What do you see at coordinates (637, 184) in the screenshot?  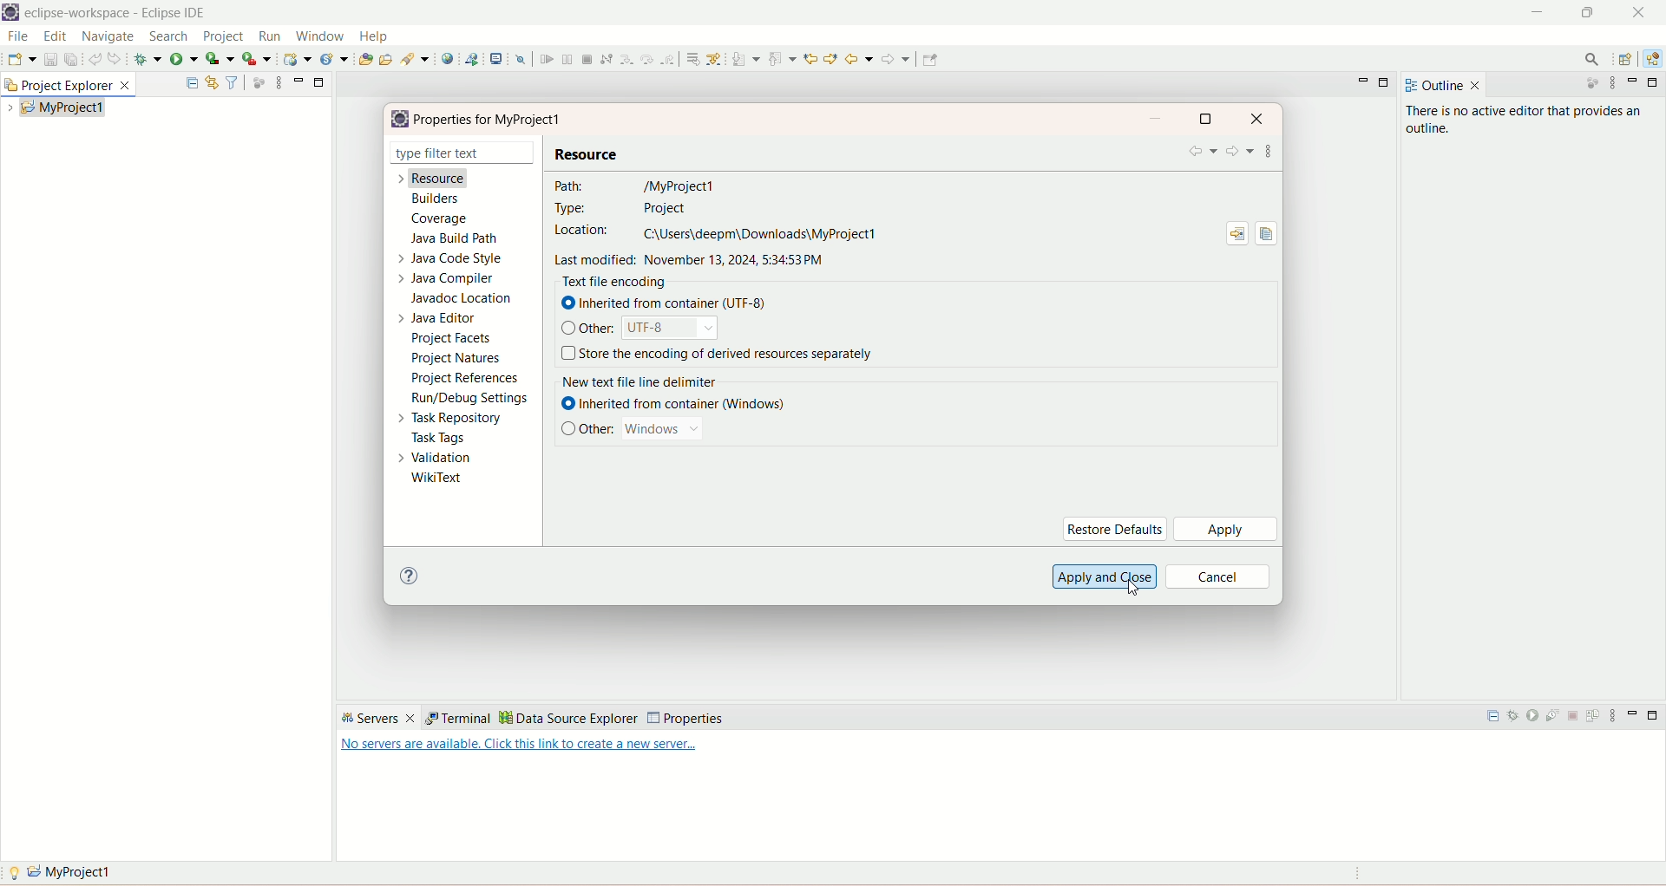 I see `path` at bounding box center [637, 184].